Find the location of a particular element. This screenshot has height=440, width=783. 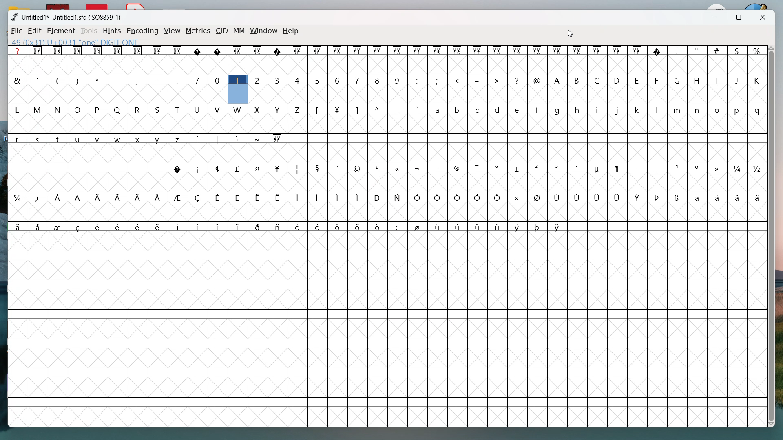

symbol is located at coordinates (419, 227).